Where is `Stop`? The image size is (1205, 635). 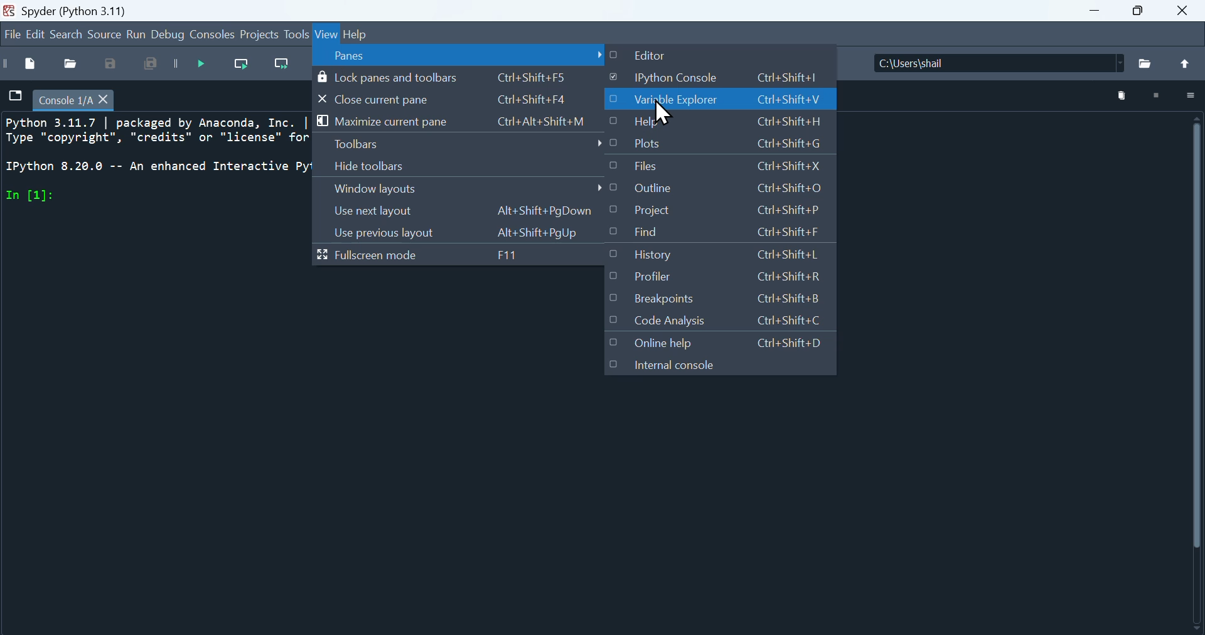 Stop is located at coordinates (1159, 96).